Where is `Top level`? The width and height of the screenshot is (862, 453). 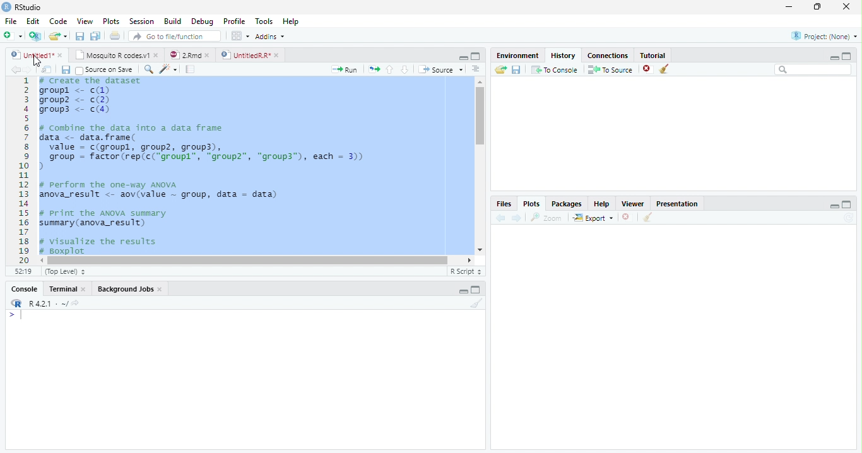 Top level is located at coordinates (68, 273).